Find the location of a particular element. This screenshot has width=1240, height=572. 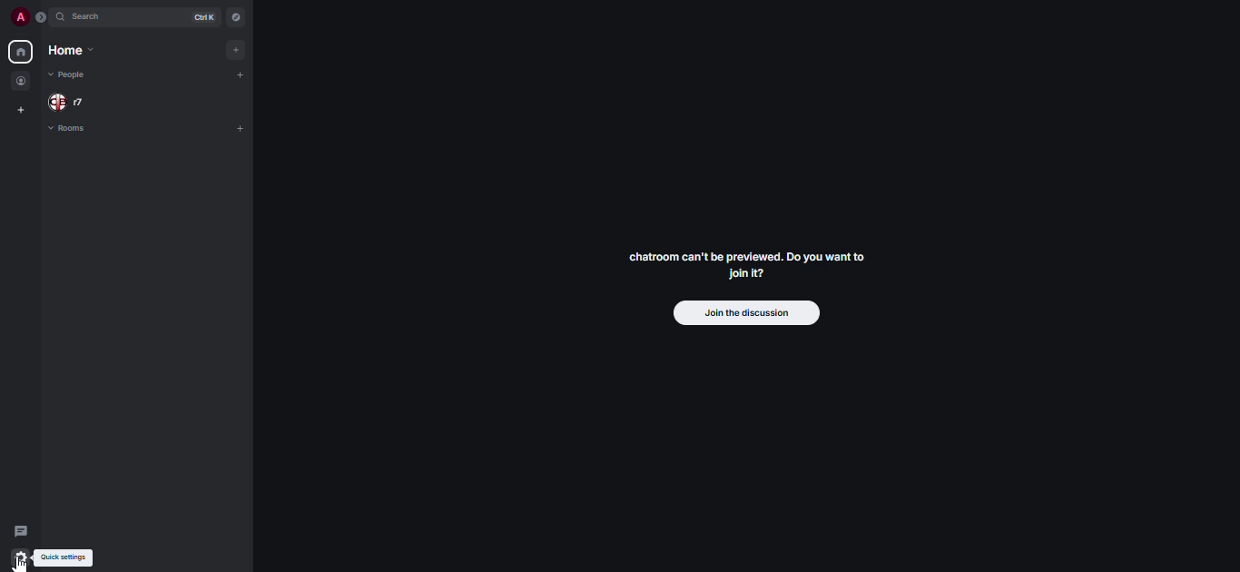

add is located at coordinates (239, 130).